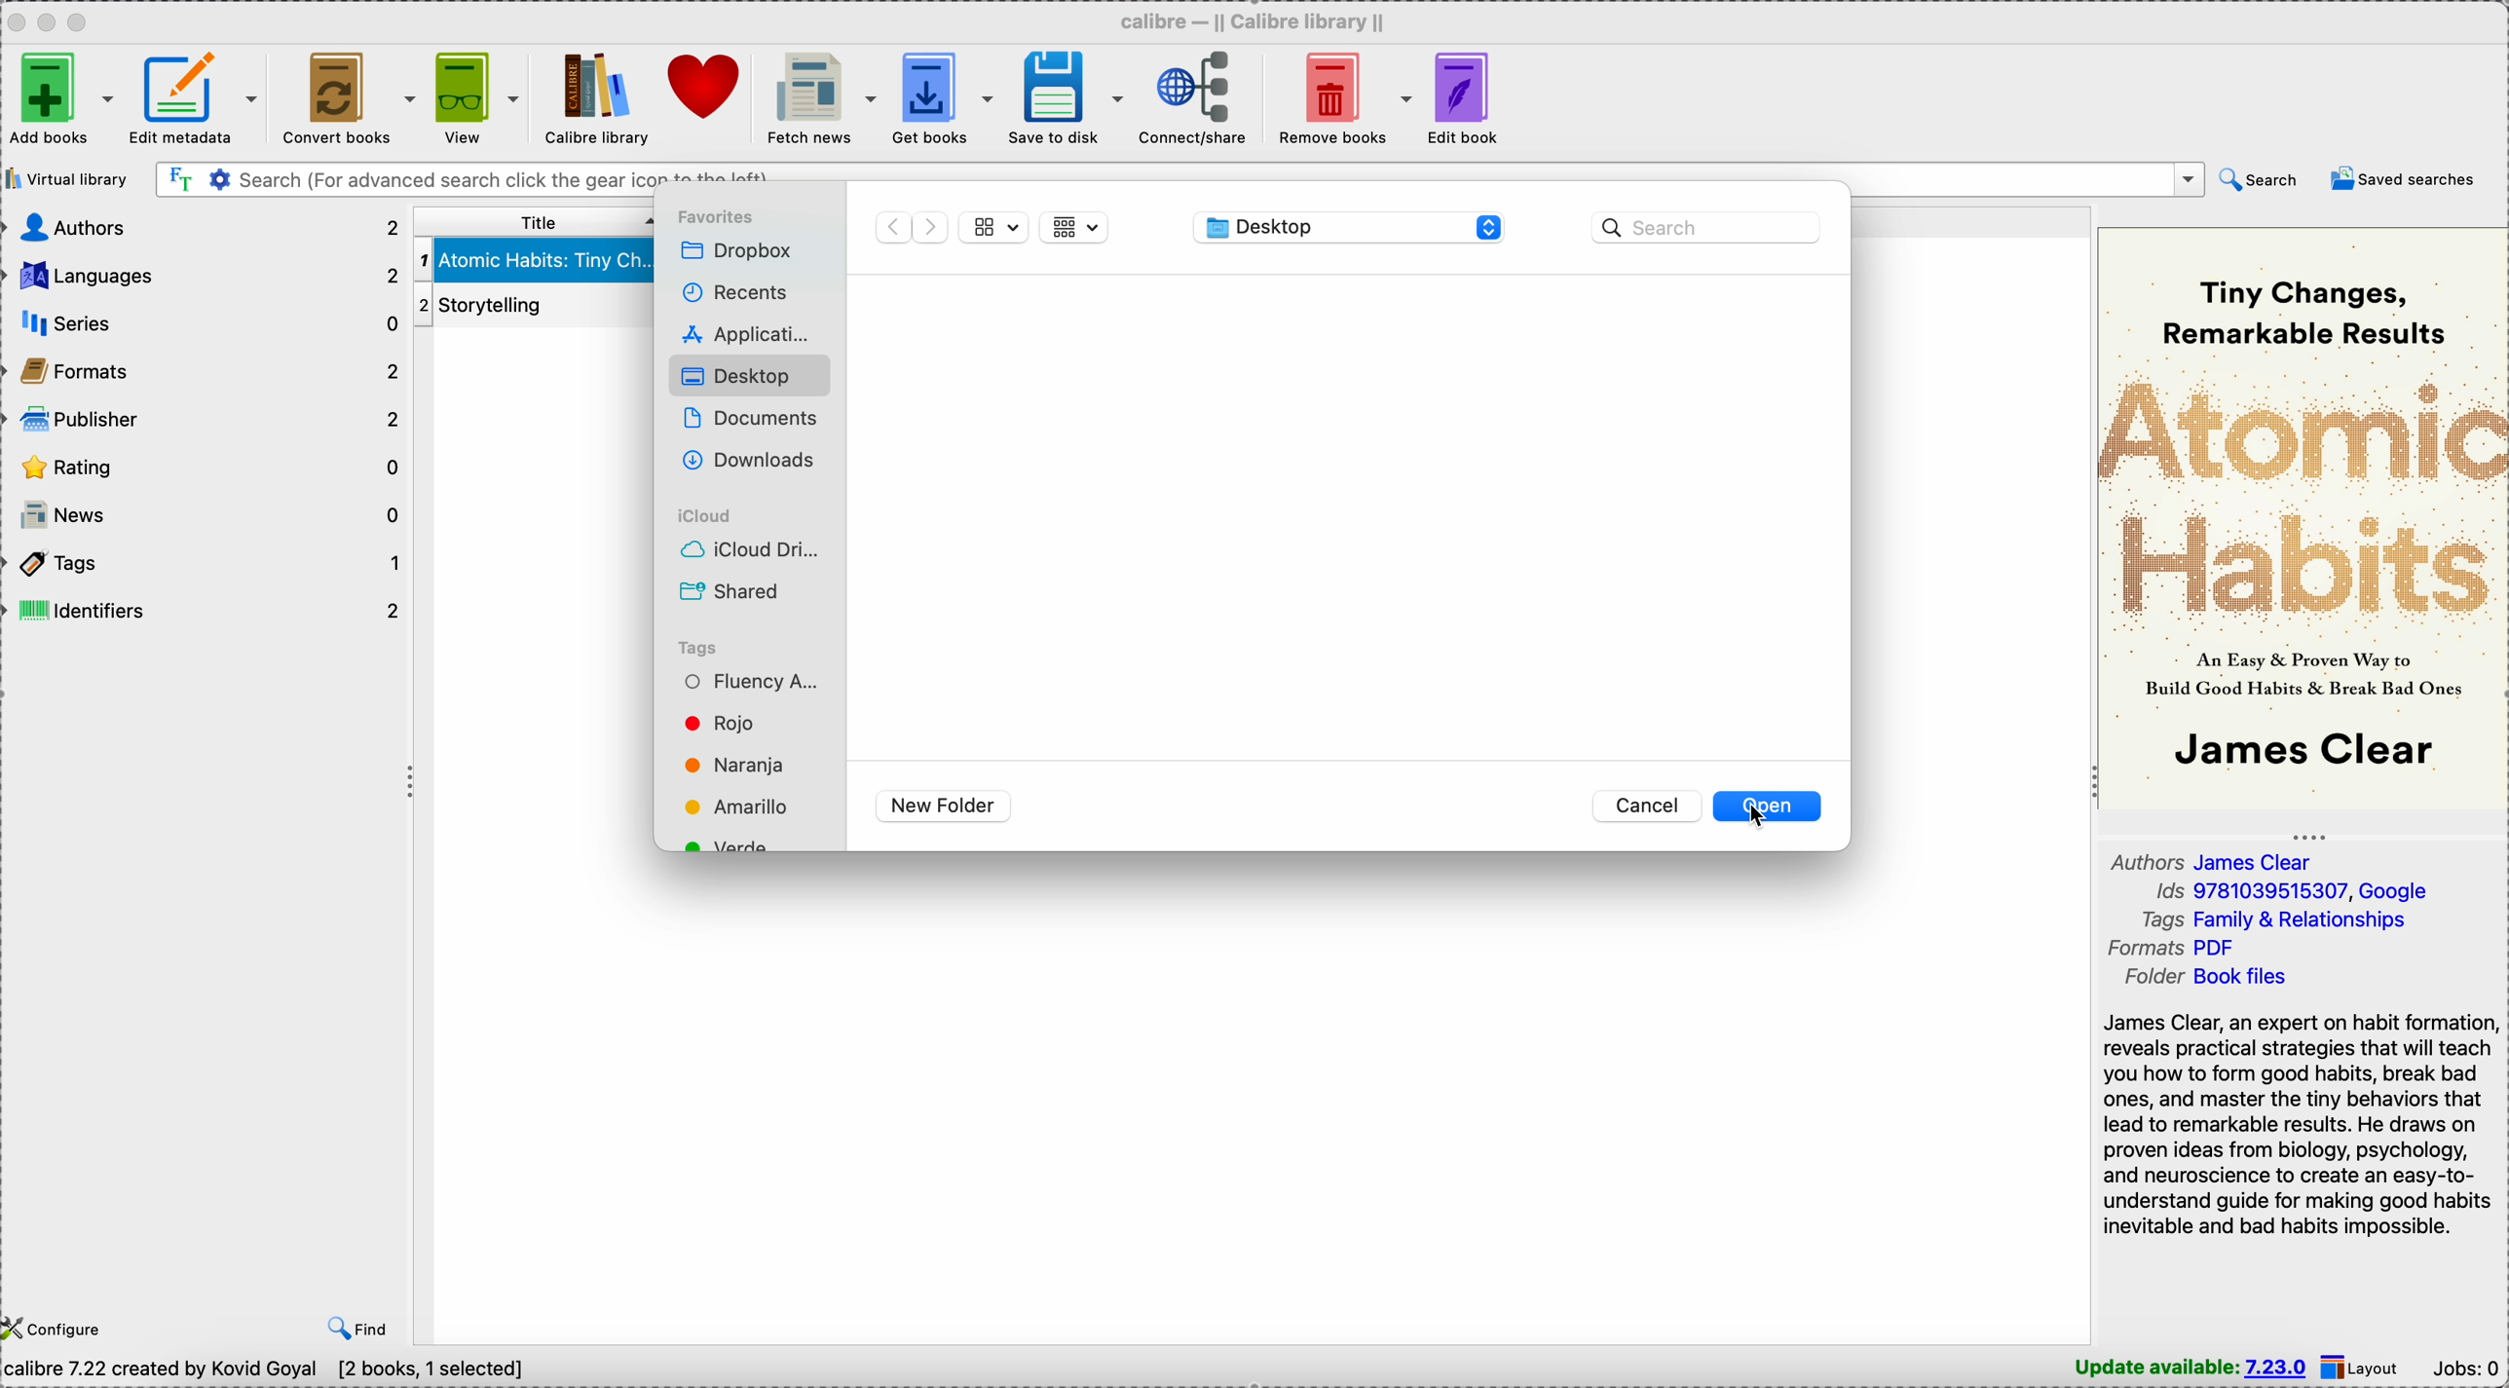 The width and height of the screenshot is (2509, 1388). I want to click on iCloud drive, so click(754, 554).